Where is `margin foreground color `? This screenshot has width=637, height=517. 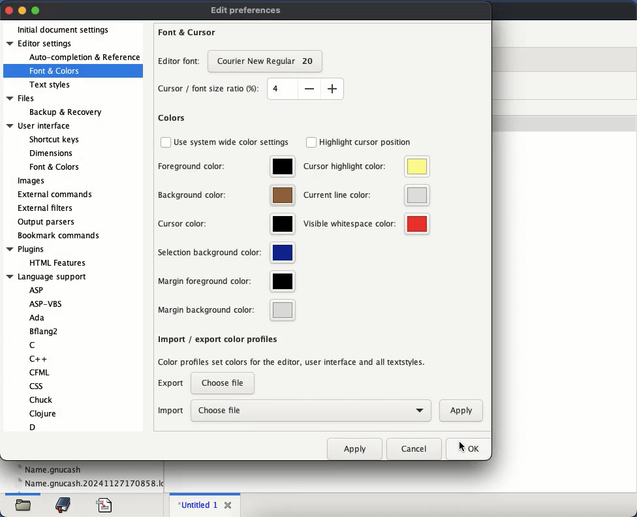
margin foreground color  is located at coordinates (228, 283).